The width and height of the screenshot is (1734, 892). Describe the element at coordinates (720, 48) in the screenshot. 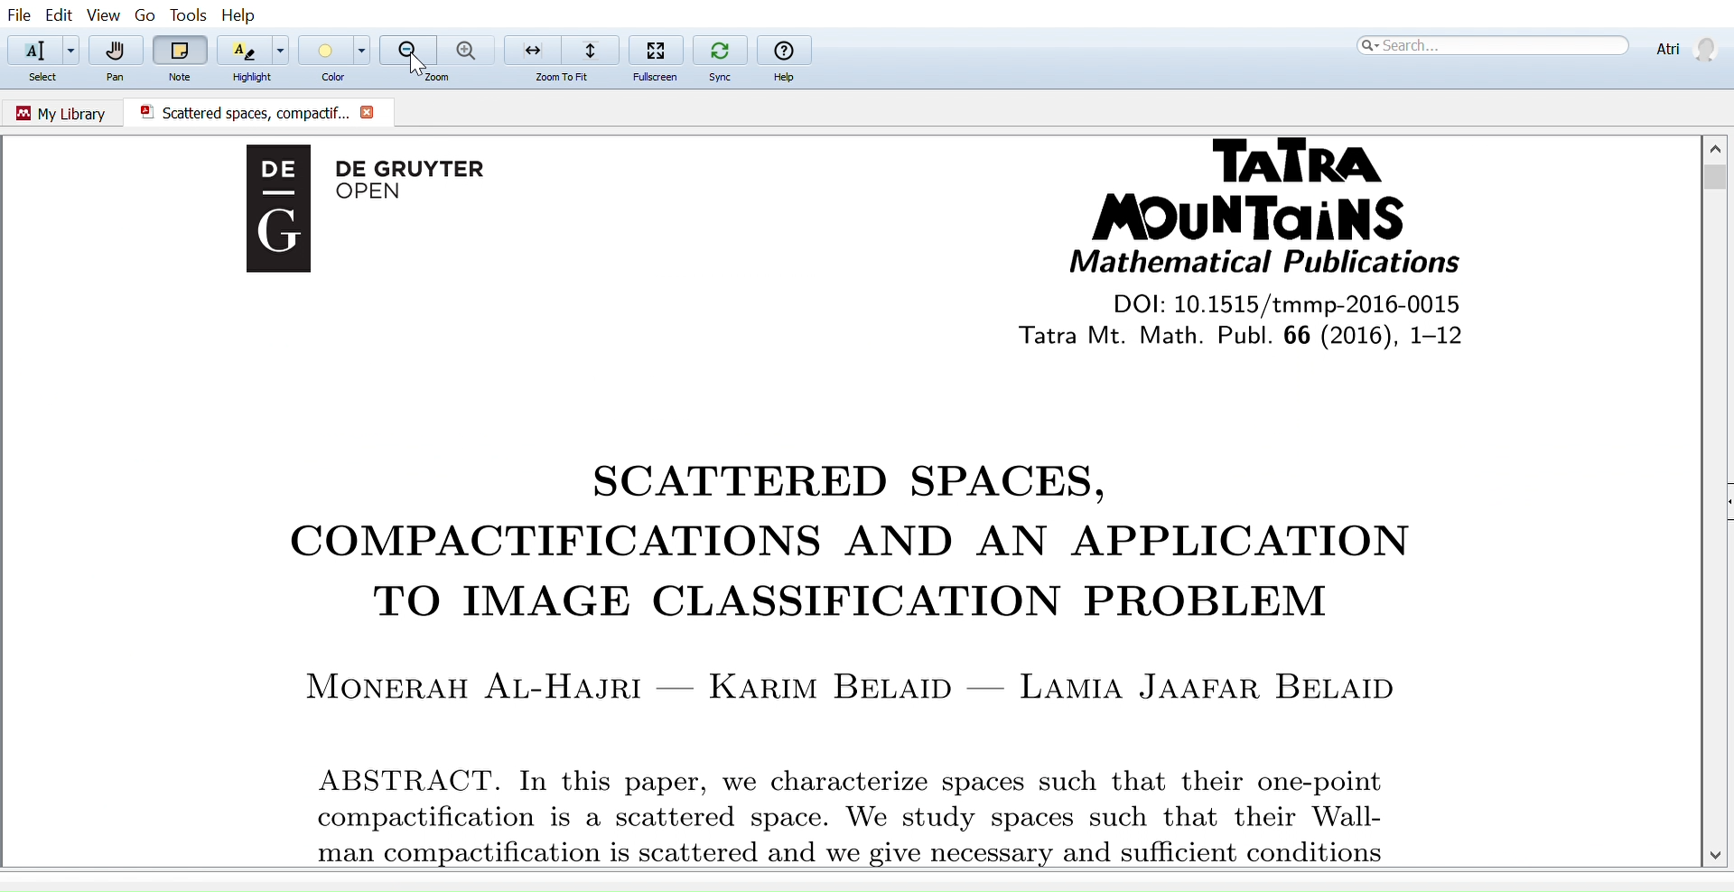

I see `Sync` at that location.